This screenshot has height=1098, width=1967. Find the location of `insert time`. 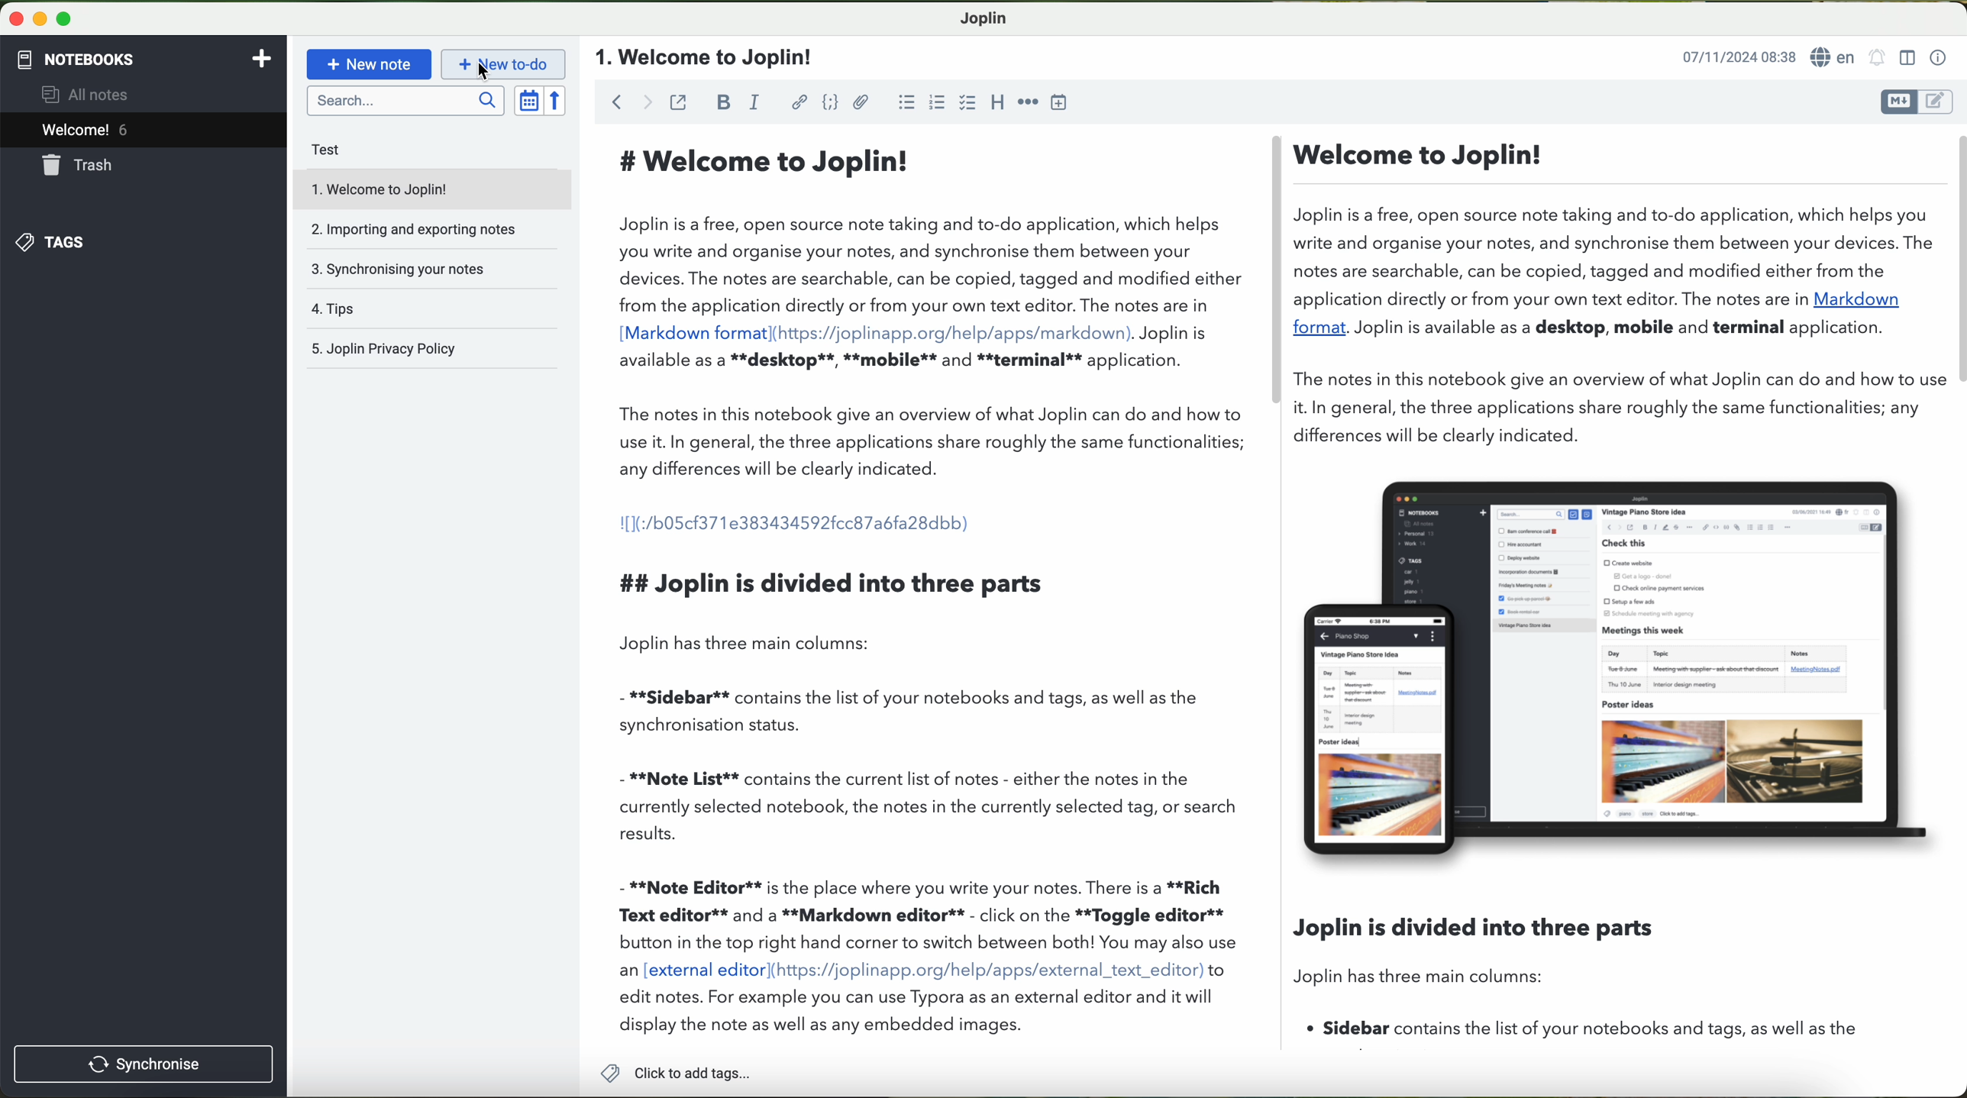

insert time is located at coordinates (1057, 103).